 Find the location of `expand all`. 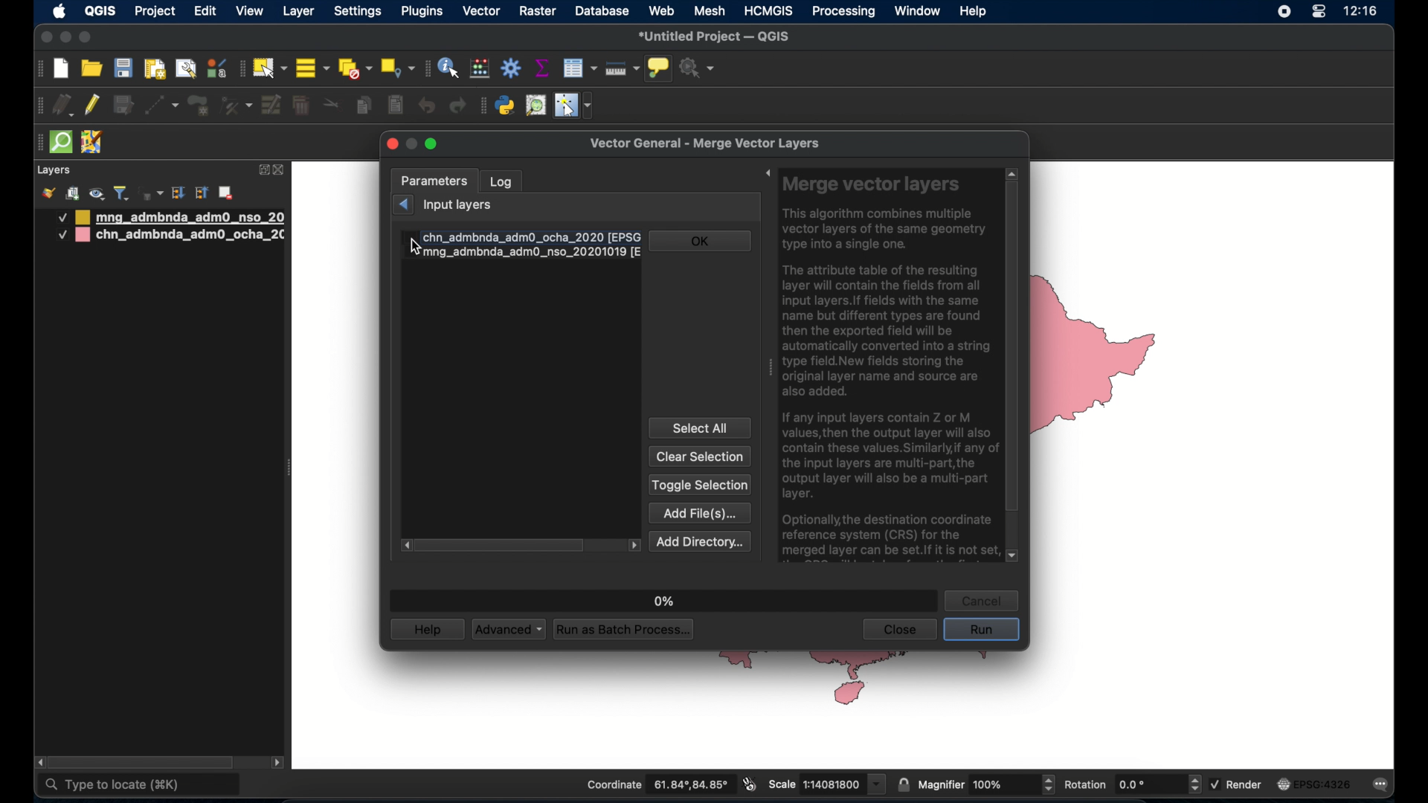

expand all is located at coordinates (178, 193).